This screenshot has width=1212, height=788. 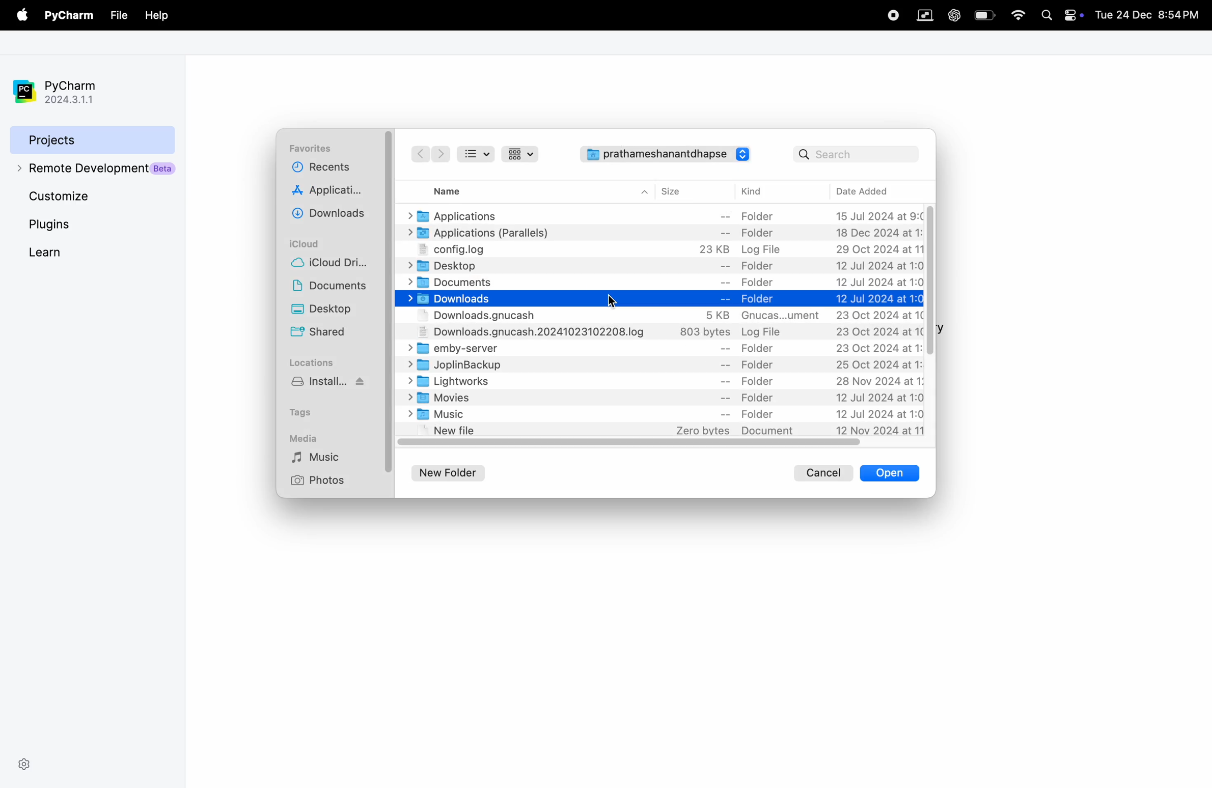 What do you see at coordinates (90, 138) in the screenshot?
I see `projects` at bounding box center [90, 138].